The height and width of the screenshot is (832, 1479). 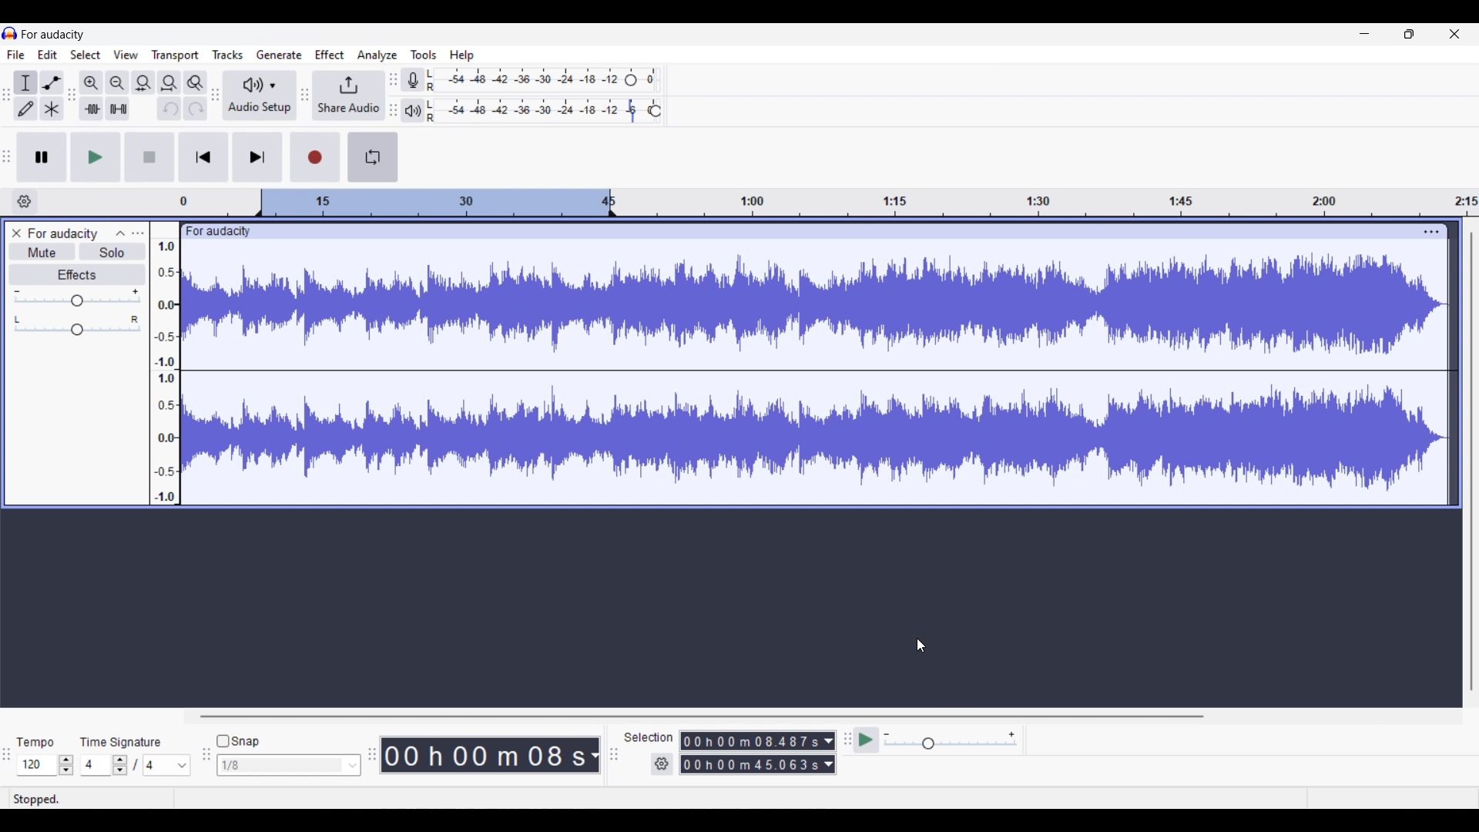 I want to click on Max. time signature options, so click(x=168, y=765).